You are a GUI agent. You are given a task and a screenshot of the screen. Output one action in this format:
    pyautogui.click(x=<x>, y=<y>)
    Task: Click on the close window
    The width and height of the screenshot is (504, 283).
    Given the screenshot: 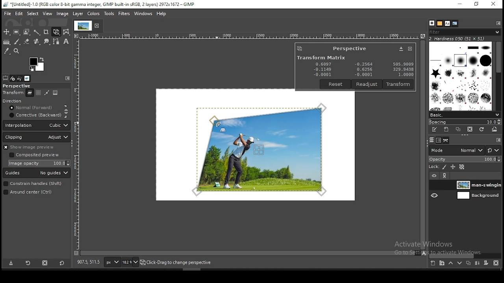 What is the action you would take?
    pyautogui.click(x=494, y=4)
    